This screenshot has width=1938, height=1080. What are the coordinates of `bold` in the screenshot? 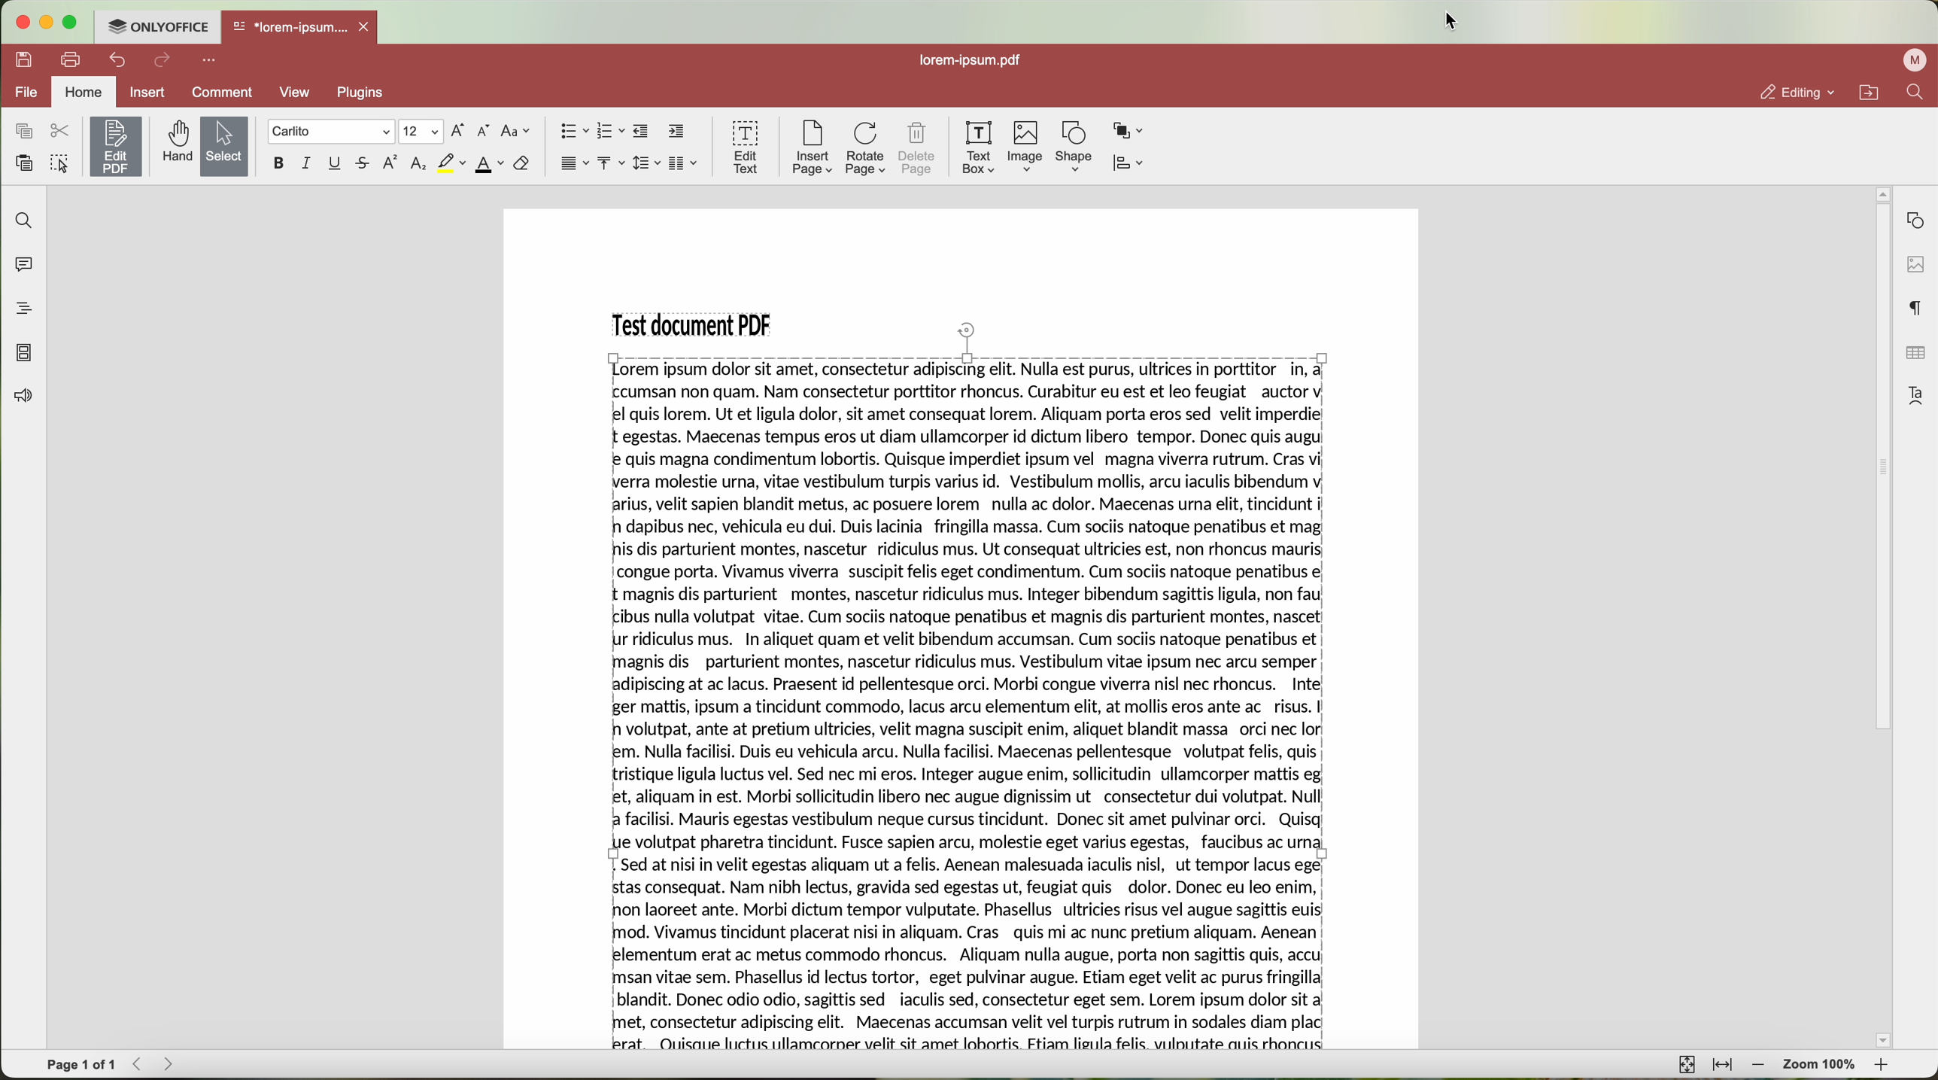 It's located at (281, 164).